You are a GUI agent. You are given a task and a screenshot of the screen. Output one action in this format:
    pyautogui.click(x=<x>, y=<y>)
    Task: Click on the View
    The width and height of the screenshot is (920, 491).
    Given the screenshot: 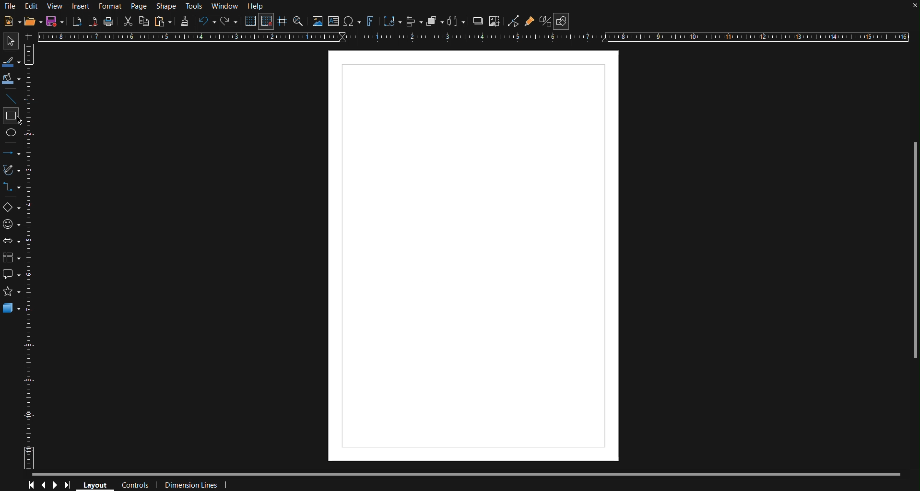 What is the action you would take?
    pyautogui.click(x=54, y=7)
    